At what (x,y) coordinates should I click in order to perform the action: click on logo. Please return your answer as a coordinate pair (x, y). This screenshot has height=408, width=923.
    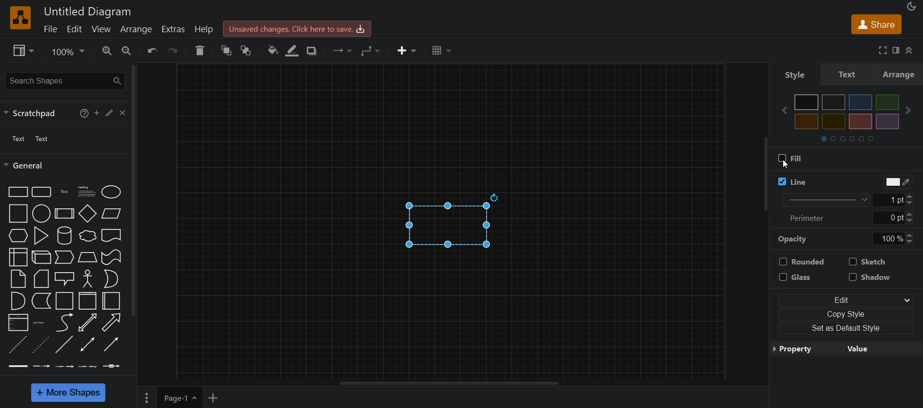
    Looking at the image, I should click on (21, 18).